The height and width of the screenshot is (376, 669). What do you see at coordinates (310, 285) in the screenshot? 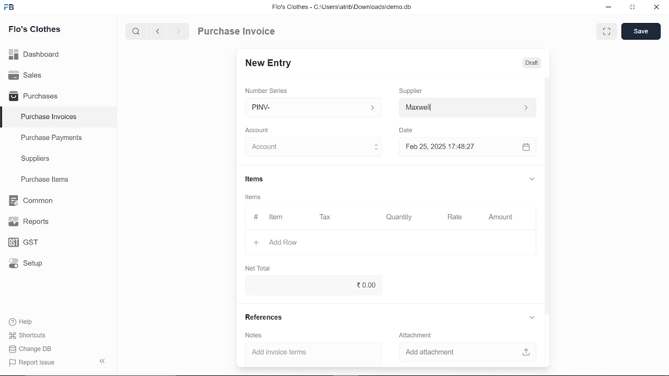
I see `0.00` at bounding box center [310, 285].